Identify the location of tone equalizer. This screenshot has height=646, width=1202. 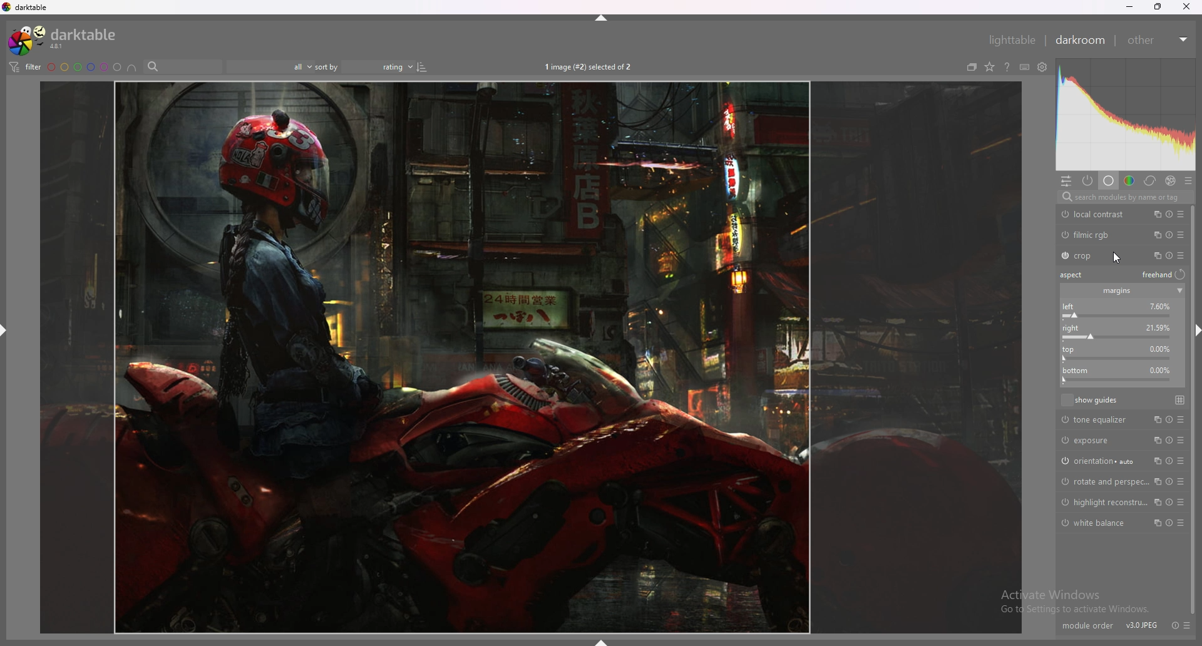
(1098, 420).